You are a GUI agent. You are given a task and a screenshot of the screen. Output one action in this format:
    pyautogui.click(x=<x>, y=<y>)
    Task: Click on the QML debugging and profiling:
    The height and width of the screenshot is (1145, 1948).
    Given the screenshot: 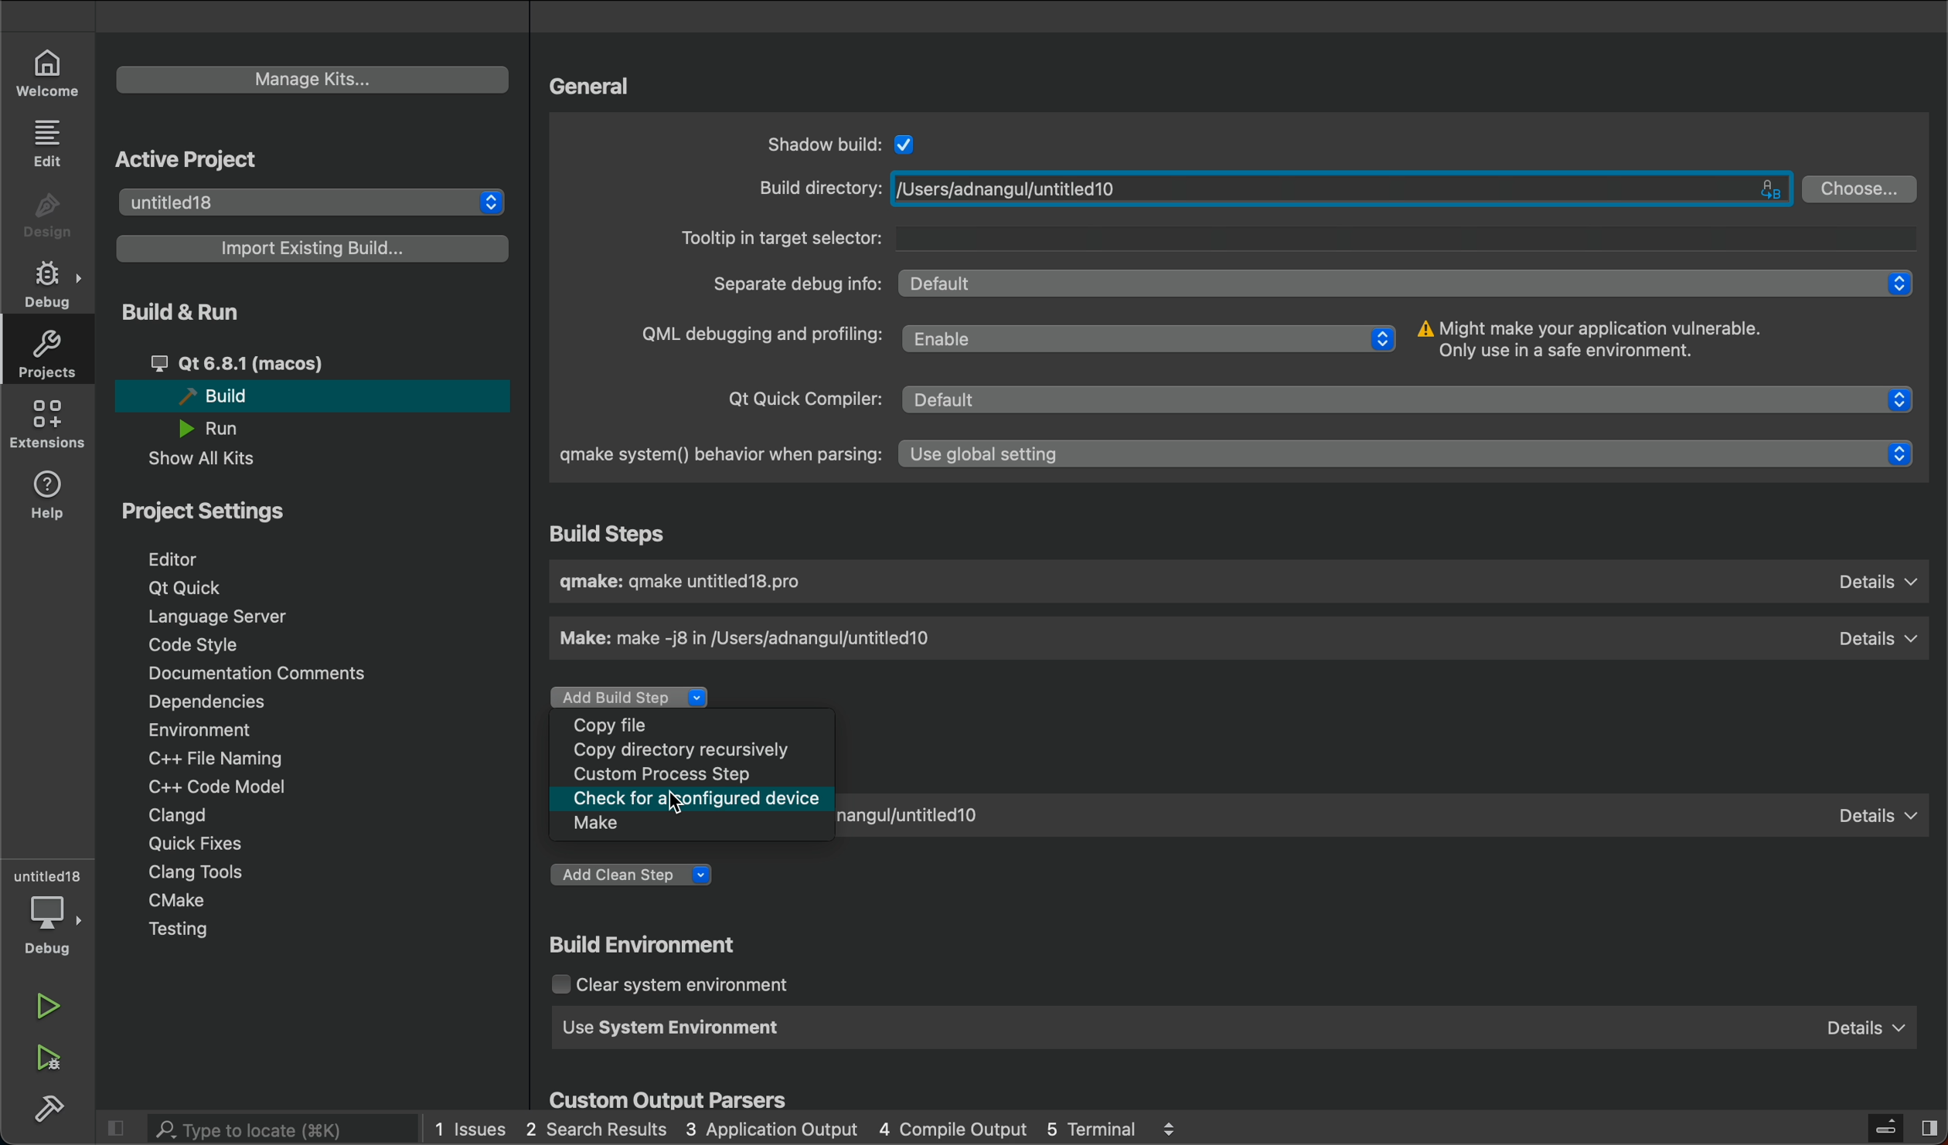 What is the action you would take?
    pyautogui.click(x=758, y=335)
    